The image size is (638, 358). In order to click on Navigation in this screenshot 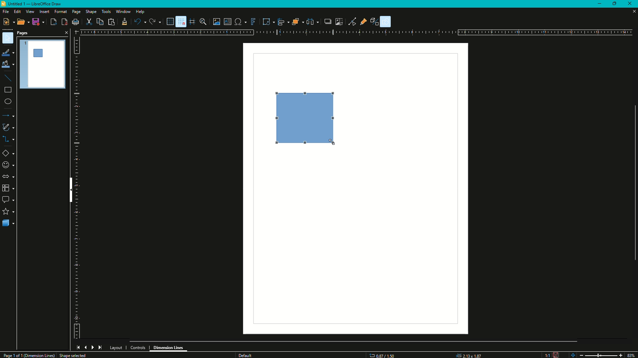, I will do `click(89, 347)`.